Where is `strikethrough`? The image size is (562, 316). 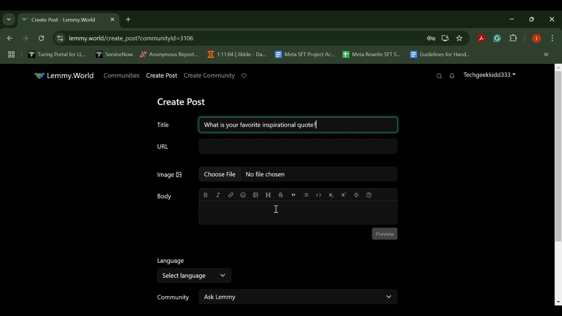 strikethrough is located at coordinates (281, 194).